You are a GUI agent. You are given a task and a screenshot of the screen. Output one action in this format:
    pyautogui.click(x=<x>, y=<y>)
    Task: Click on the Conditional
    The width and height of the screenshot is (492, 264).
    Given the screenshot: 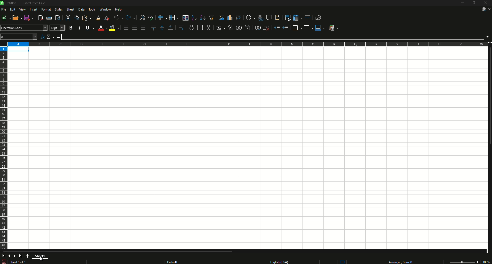 What is the action you would take?
    pyautogui.click(x=333, y=28)
    